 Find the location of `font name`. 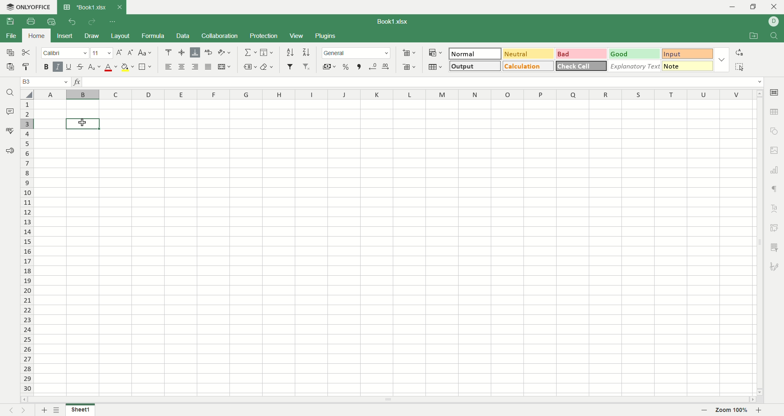

font name is located at coordinates (66, 53).